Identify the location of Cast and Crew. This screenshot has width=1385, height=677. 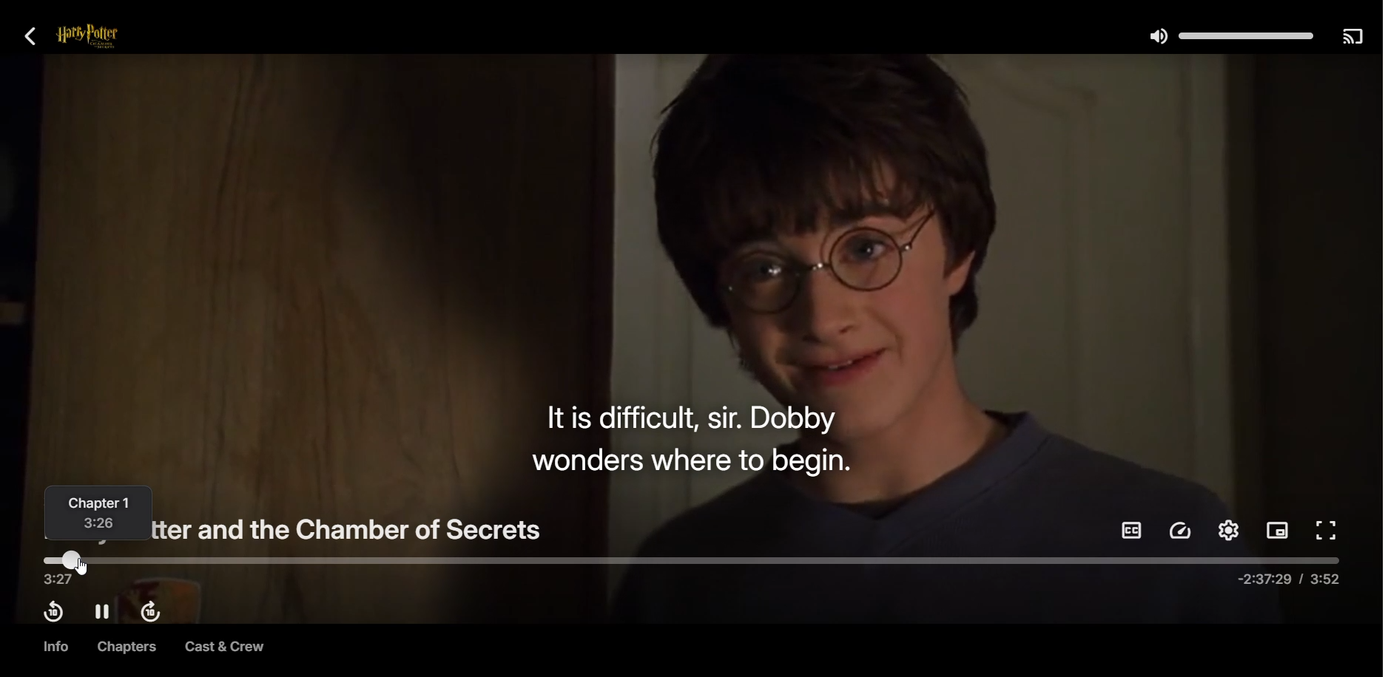
(224, 648).